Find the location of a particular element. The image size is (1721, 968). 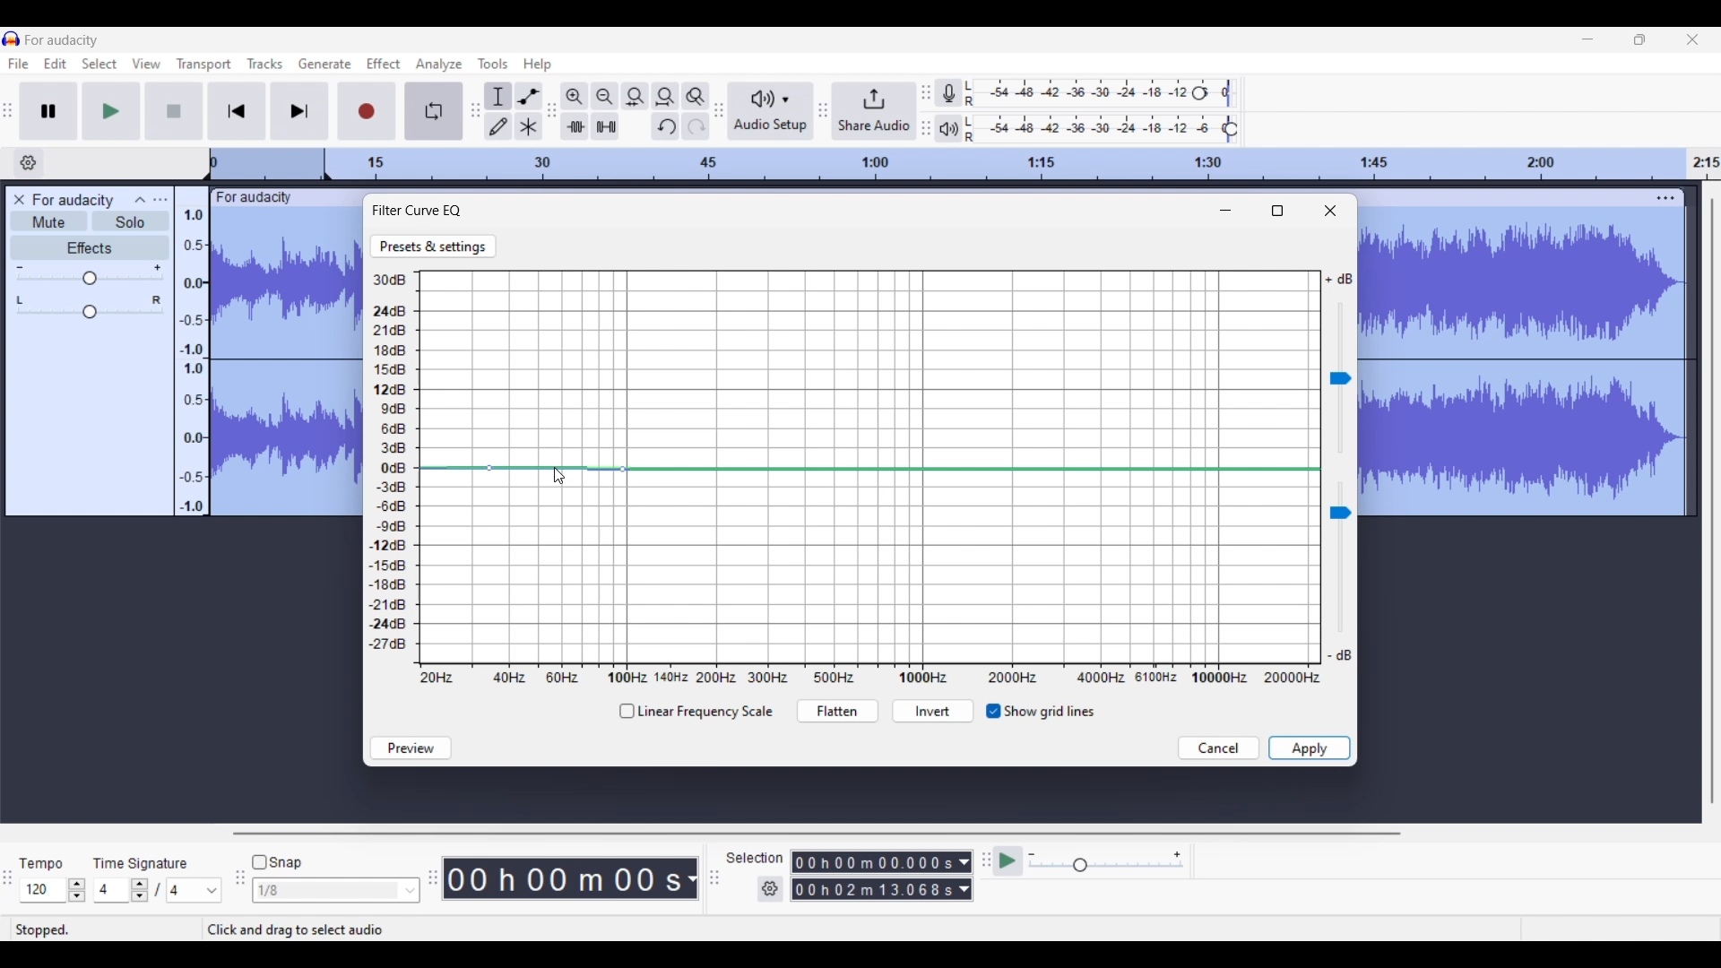

Max. gain is located at coordinates (158, 268).